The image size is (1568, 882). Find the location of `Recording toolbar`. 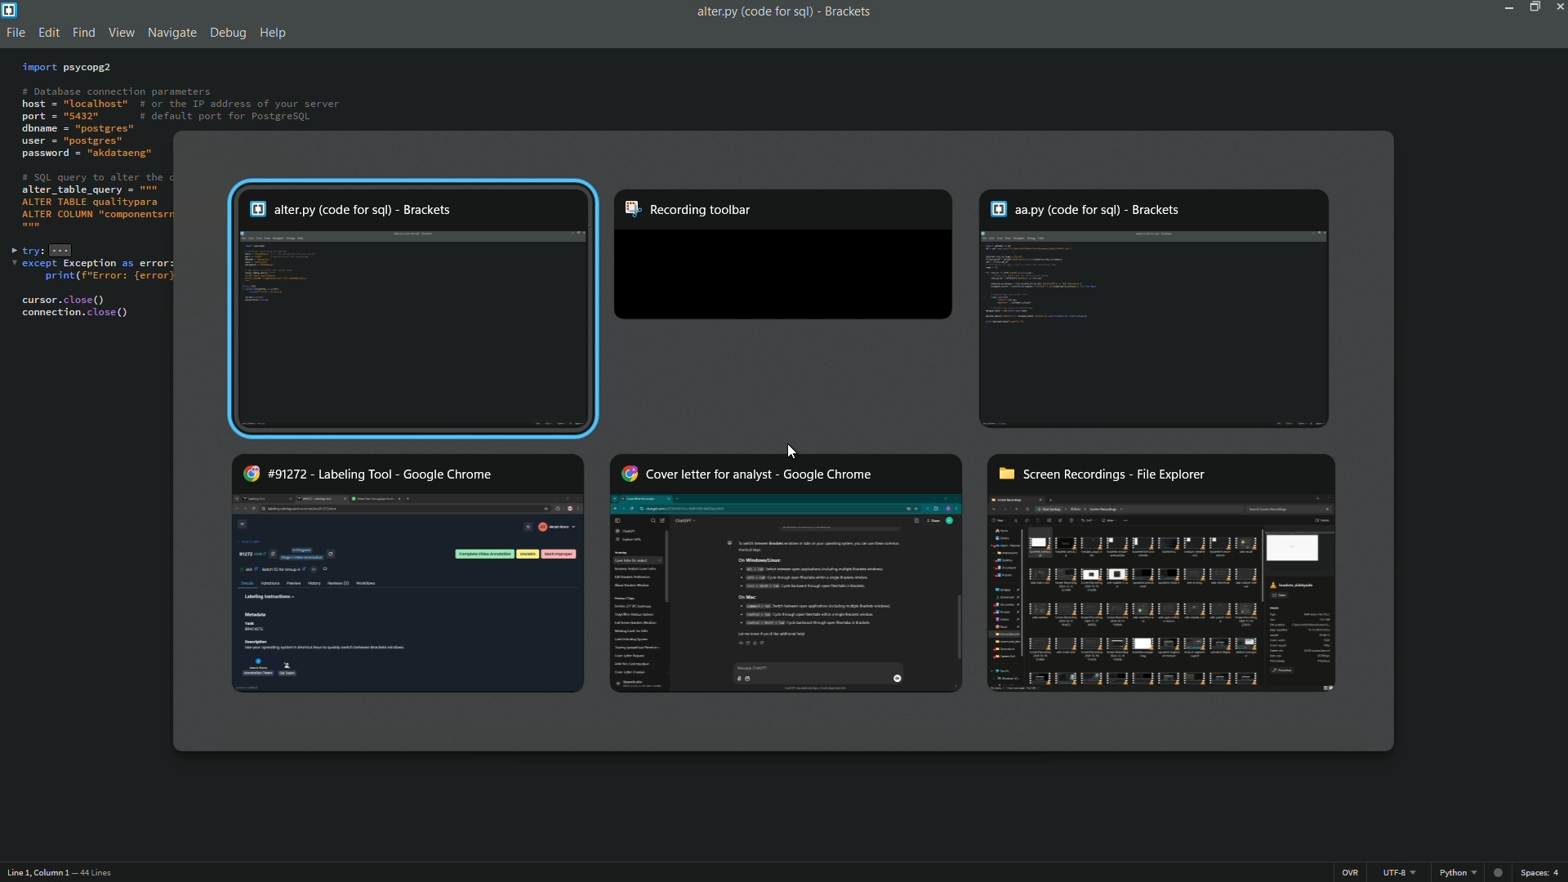

Recording toolbar is located at coordinates (785, 256).